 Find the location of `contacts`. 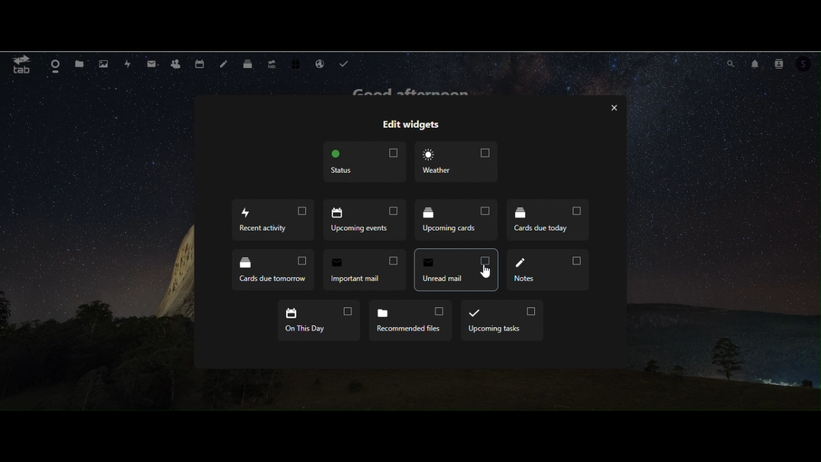

contacts is located at coordinates (176, 64).